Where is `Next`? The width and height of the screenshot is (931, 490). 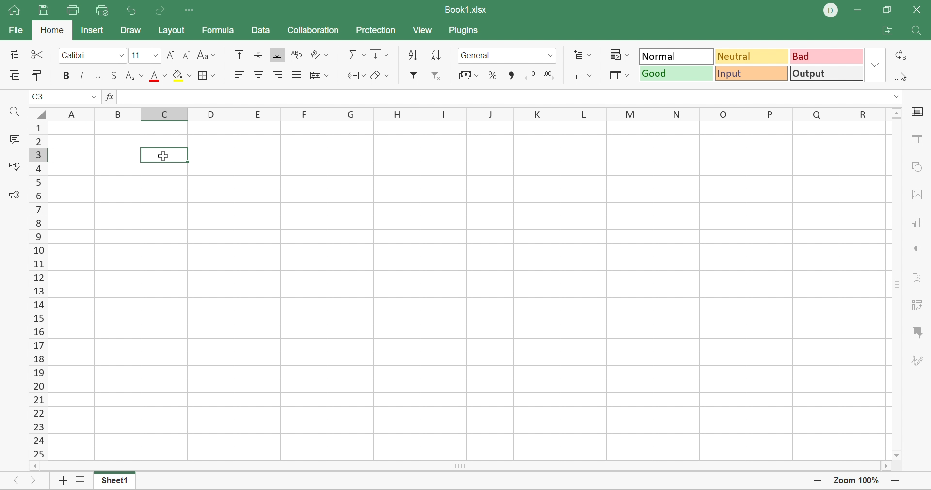
Next is located at coordinates (32, 482).